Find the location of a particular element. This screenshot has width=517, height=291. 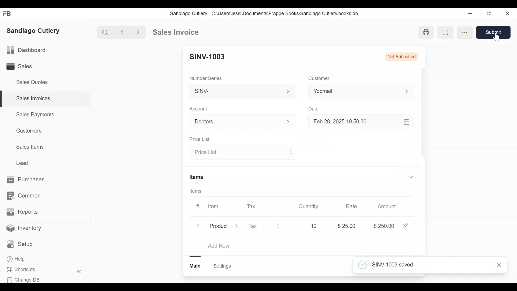

Setup is located at coordinates (20, 244).